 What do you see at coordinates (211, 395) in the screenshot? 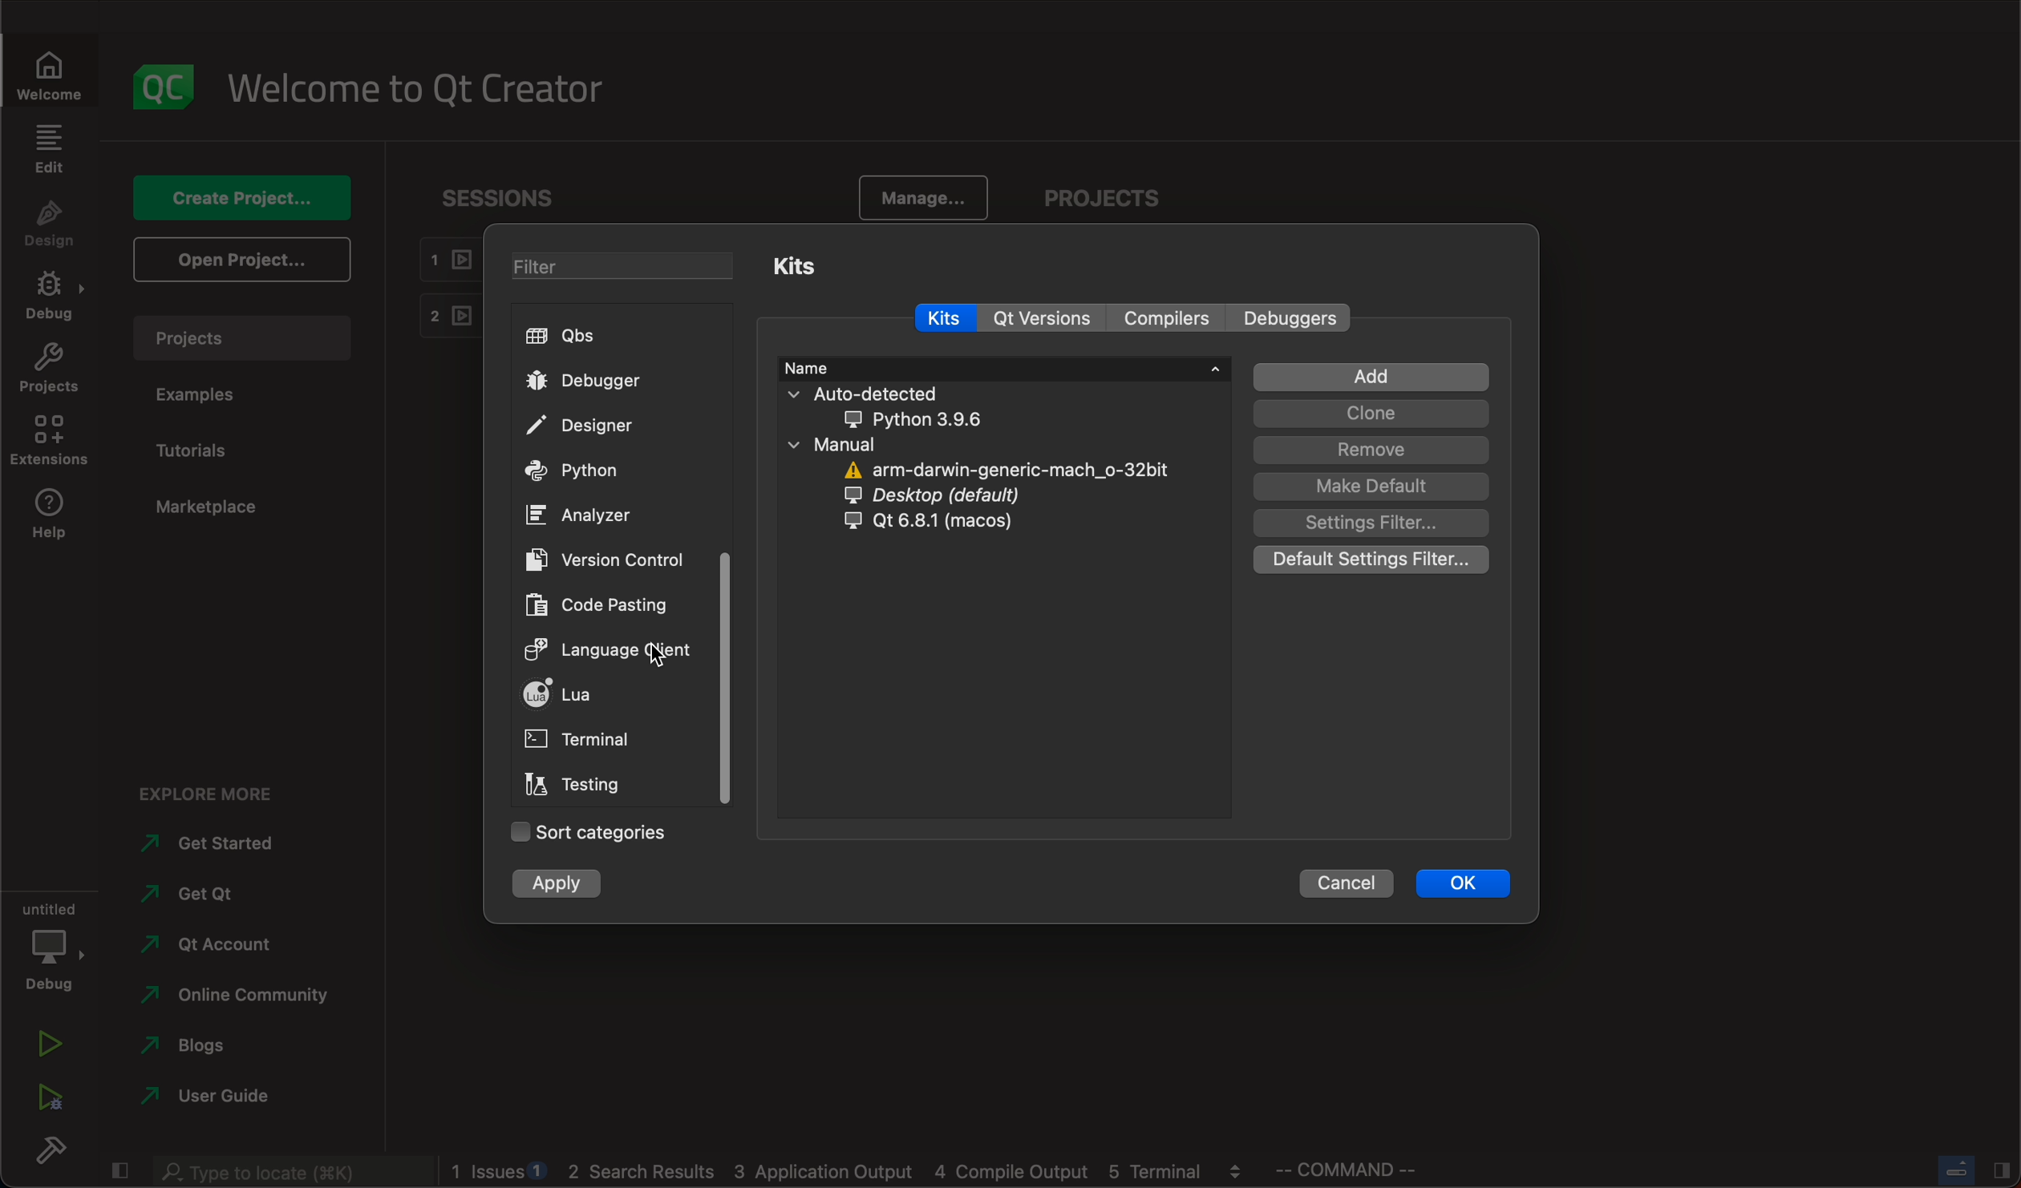
I see `examples` at bounding box center [211, 395].